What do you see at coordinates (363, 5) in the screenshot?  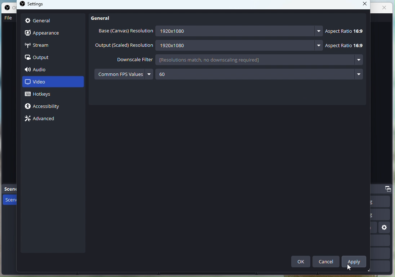 I see `close` at bounding box center [363, 5].